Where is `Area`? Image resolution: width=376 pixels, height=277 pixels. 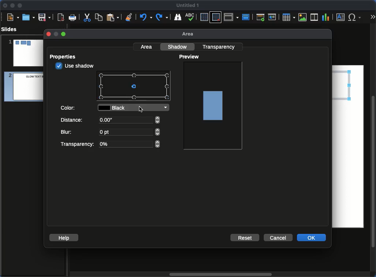
Area is located at coordinates (190, 34).